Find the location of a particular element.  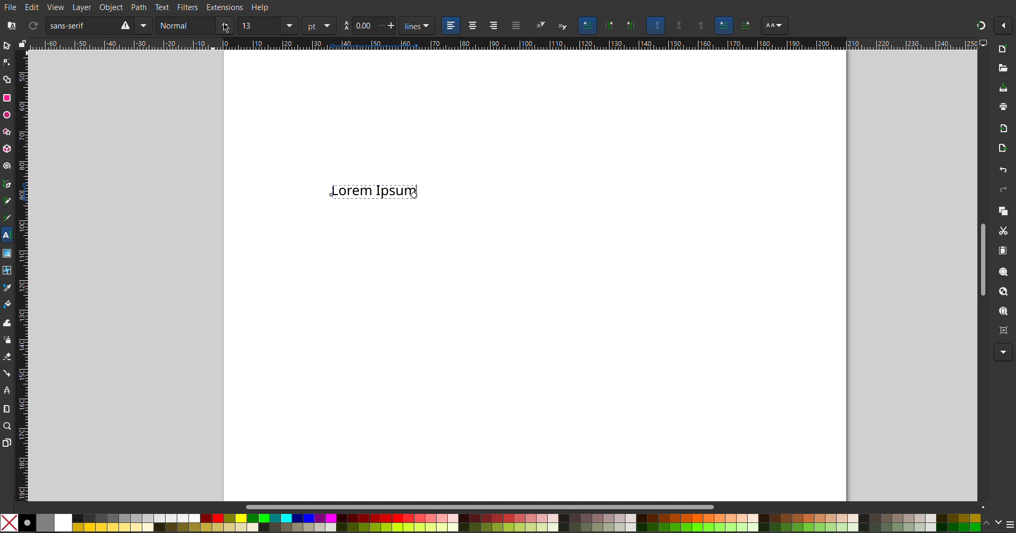

Spacing baselines is located at coordinates (369, 26).